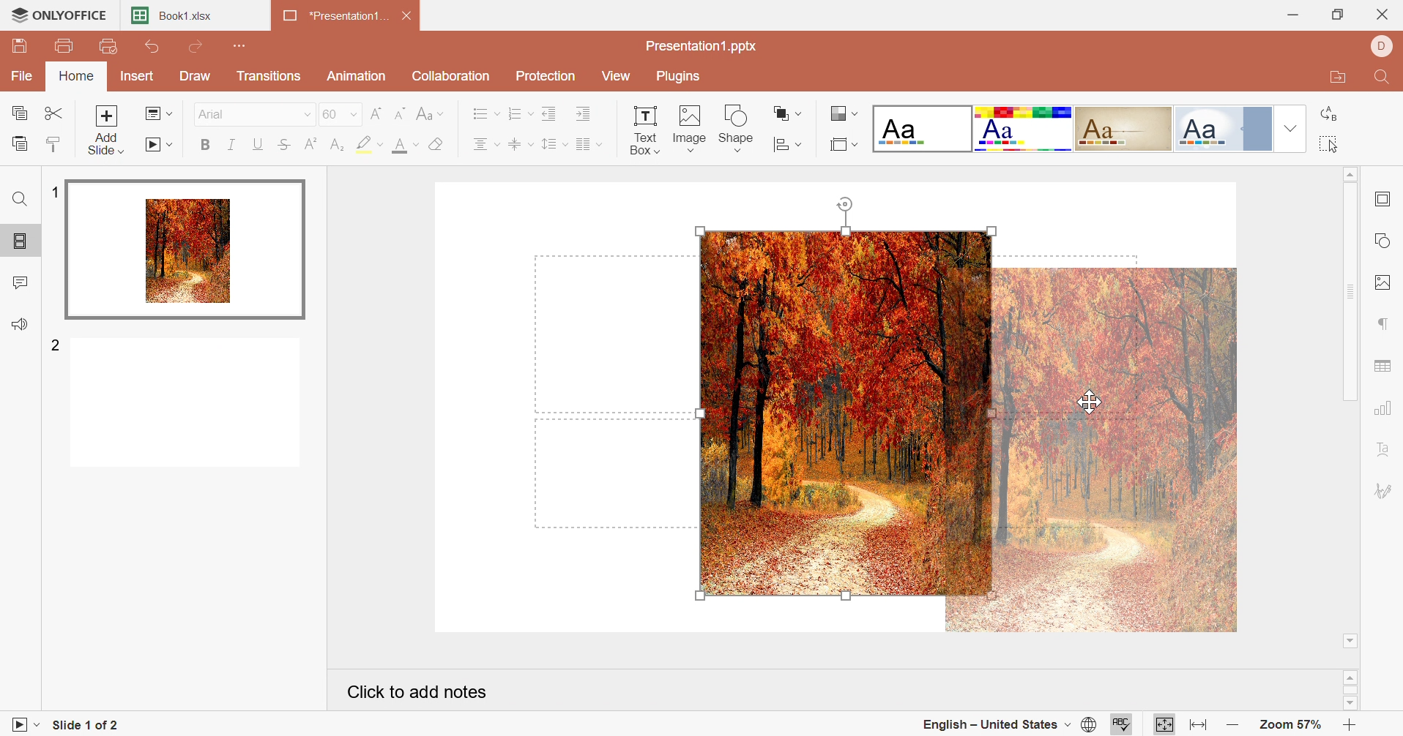 The height and width of the screenshot is (736, 1403). Describe the element at coordinates (551, 115) in the screenshot. I see `Decrease Indent` at that location.